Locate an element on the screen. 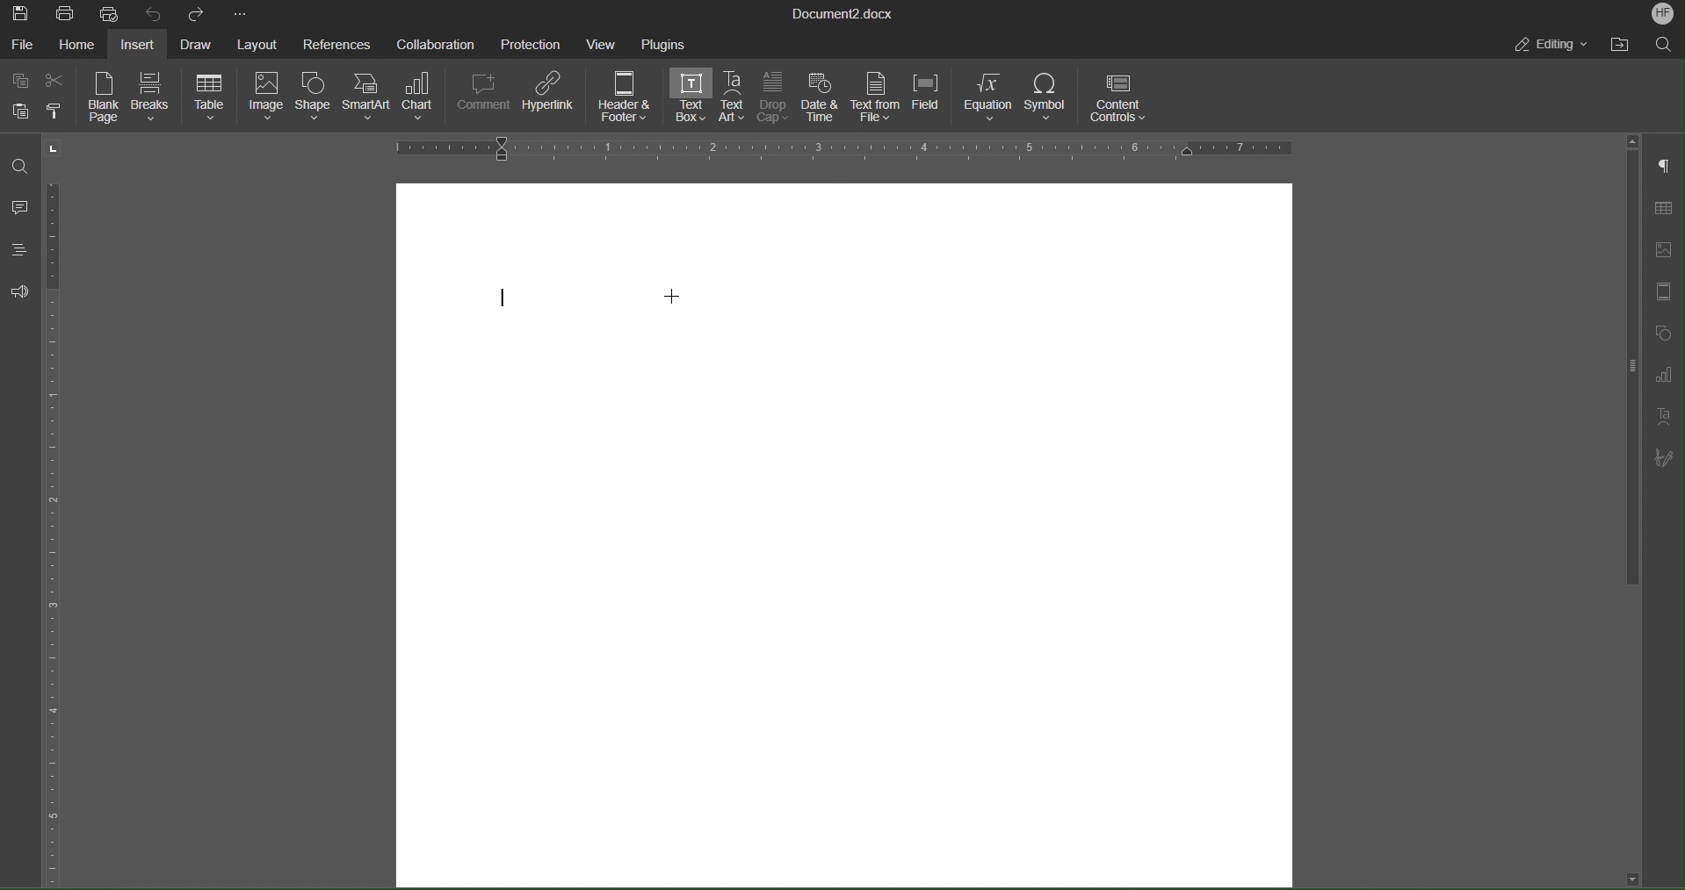 Image resolution: width=1685 pixels, height=890 pixels. Chart is located at coordinates (423, 100).